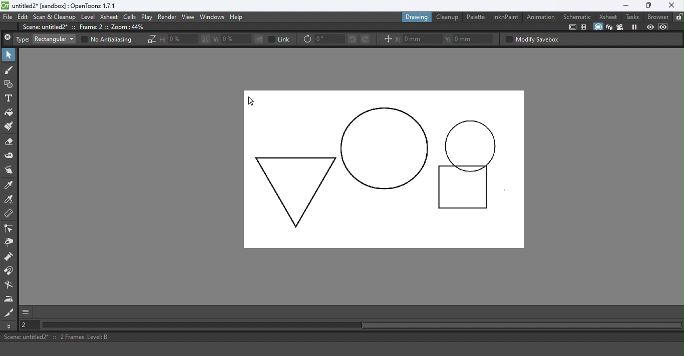 This screenshot has width=684, height=356. I want to click on Scene: untitled2* :: 2 Frames Level: B, so click(341, 337).